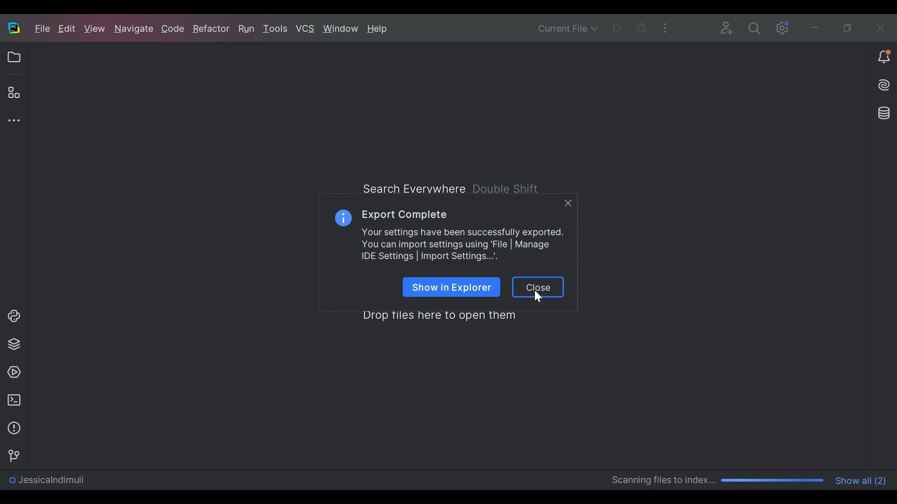 This screenshot has height=504, width=897. Describe the element at coordinates (344, 216) in the screenshot. I see `Information` at that location.